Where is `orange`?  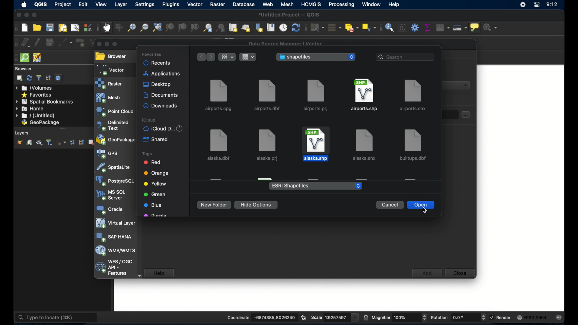 orange is located at coordinates (157, 173).